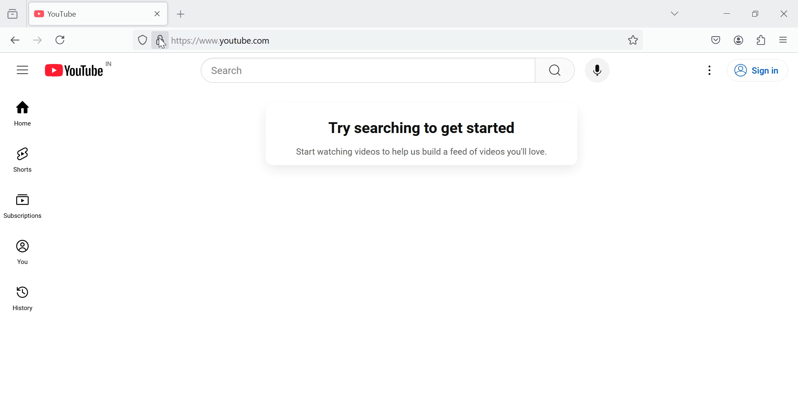 The width and height of the screenshot is (798, 419). Describe the element at coordinates (431, 153) in the screenshot. I see `Start watching videos to help us build a feed of videos you'll love.` at that location.